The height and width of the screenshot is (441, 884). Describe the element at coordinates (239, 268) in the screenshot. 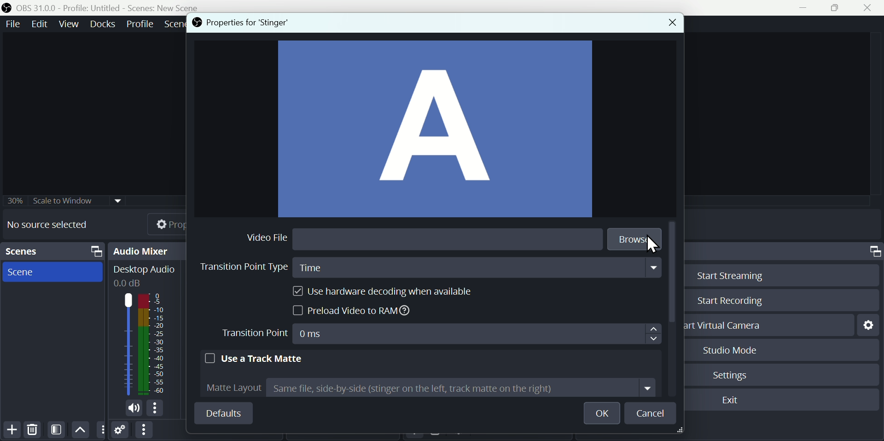

I see `transition point type` at that location.